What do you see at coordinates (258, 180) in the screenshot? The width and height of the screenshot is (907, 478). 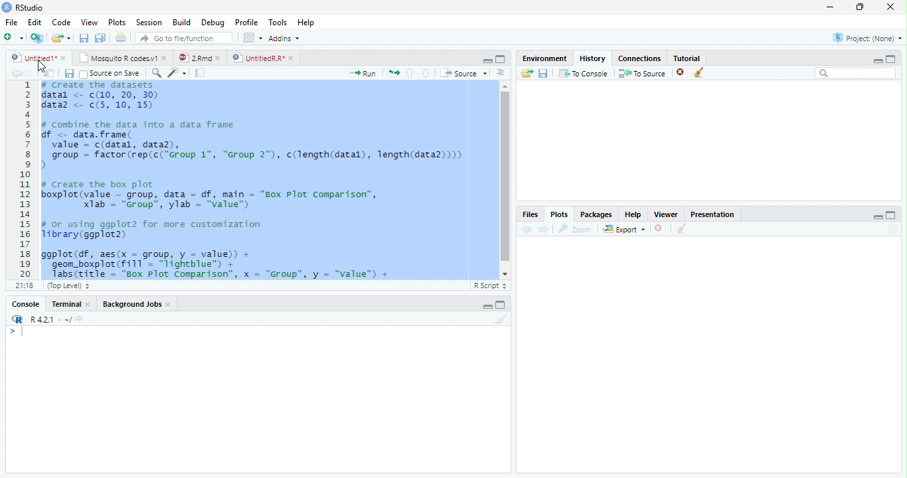 I see `# Create the datasets
datal <- (10, 20, 30)
data2 <- c(5, 10, 15)
# Combine the data into a data frame
of <- data.frame(
value = c(datal, data2),
group = factor (rep(c("Group 1", "Group 2"), c(length(datal), length(data2))))
)
# Create the box plot
boxplot (value ~ group, data = df, main = “Box Plot Comparison”,
x1ab = “Group”, ylab = "Value")
# or using ggplot2 for more customization
Tibrary(ggplot2)
|
9gplot (df, aes(x = group, y = value) +
‘geom_boxplot (F111 = "Tightblue™) +
Jabs(title = "Box Plot Comparison”, x = "Group™, y = "value™) +` at bounding box center [258, 180].